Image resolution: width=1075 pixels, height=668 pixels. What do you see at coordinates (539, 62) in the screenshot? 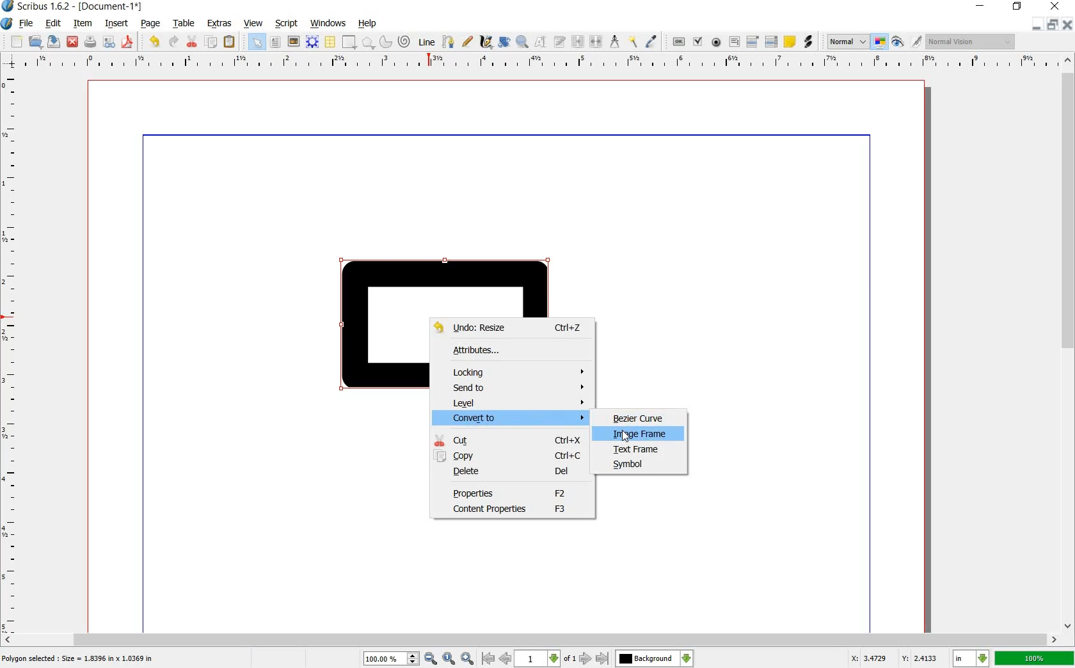
I see `ruler` at bounding box center [539, 62].